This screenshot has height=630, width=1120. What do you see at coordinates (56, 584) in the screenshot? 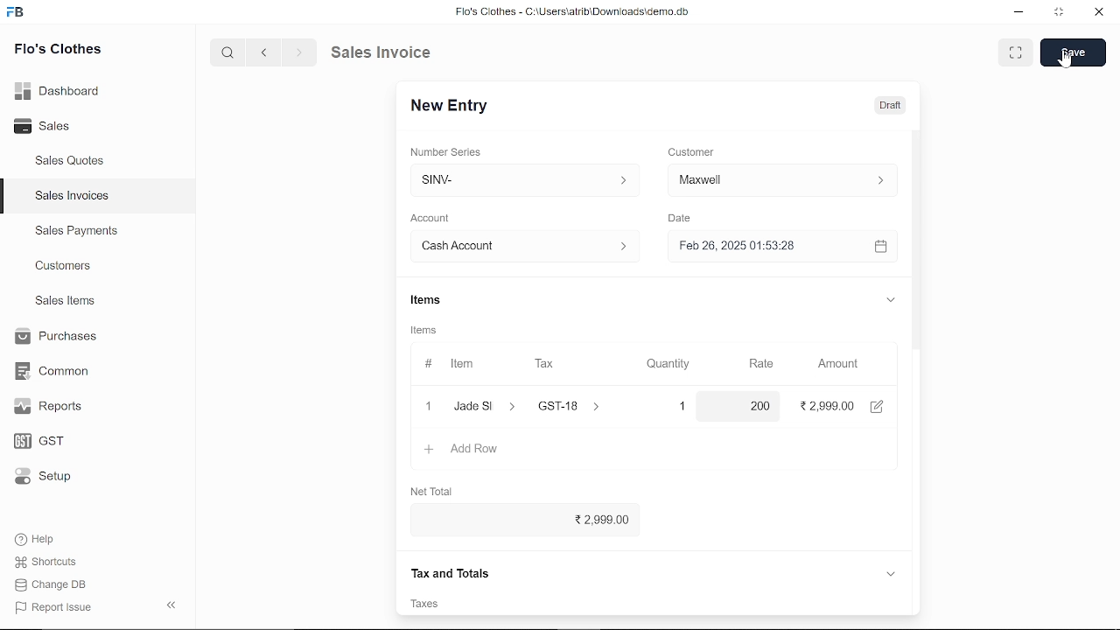
I see `Change DB` at bounding box center [56, 584].